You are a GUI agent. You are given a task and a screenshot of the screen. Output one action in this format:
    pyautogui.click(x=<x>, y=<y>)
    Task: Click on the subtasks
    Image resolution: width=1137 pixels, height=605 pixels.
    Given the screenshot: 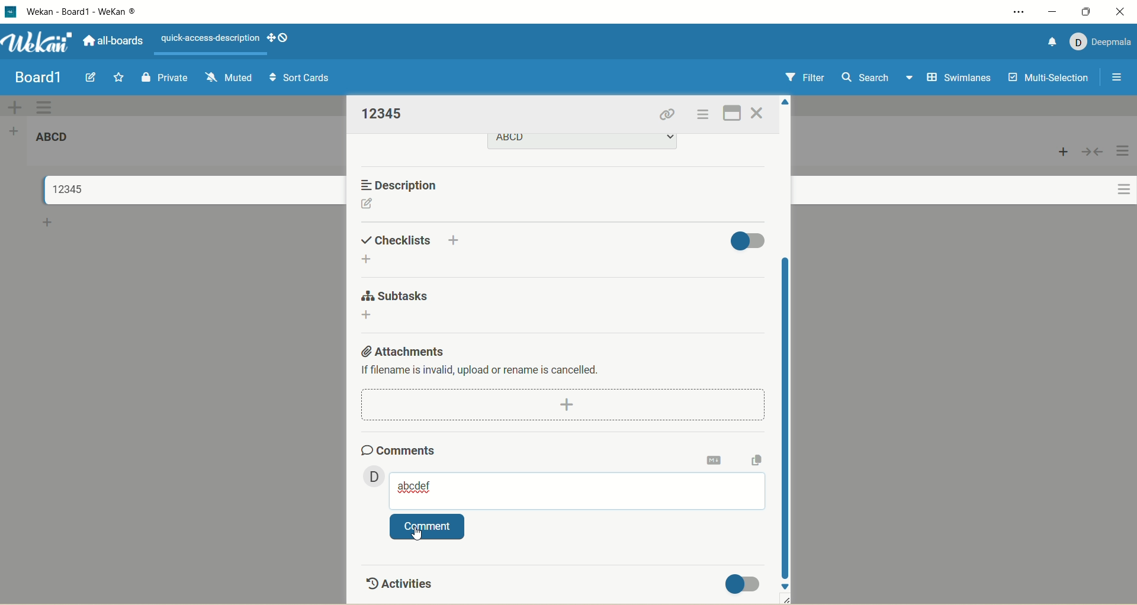 What is the action you would take?
    pyautogui.click(x=393, y=296)
    